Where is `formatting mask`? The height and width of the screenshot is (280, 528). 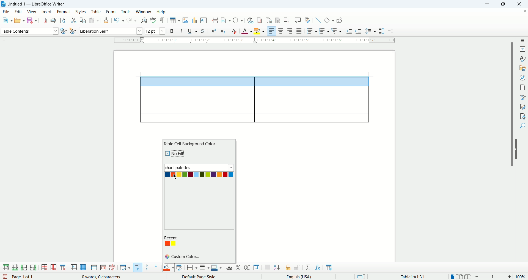 formatting mask is located at coordinates (163, 20).